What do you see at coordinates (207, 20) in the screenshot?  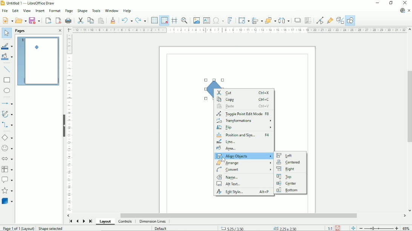 I see `Insert text box` at bounding box center [207, 20].